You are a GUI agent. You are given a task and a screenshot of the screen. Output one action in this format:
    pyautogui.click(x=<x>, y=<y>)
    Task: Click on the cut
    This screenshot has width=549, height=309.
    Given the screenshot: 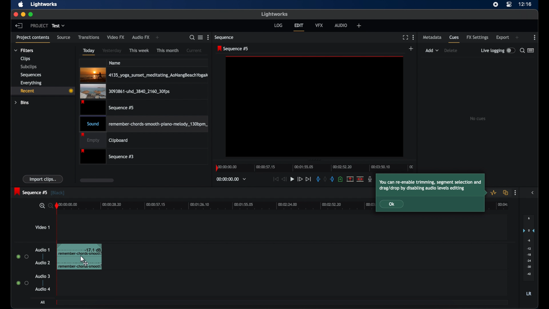 What is the action you would take?
    pyautogui.click(x=360, y=179)
    